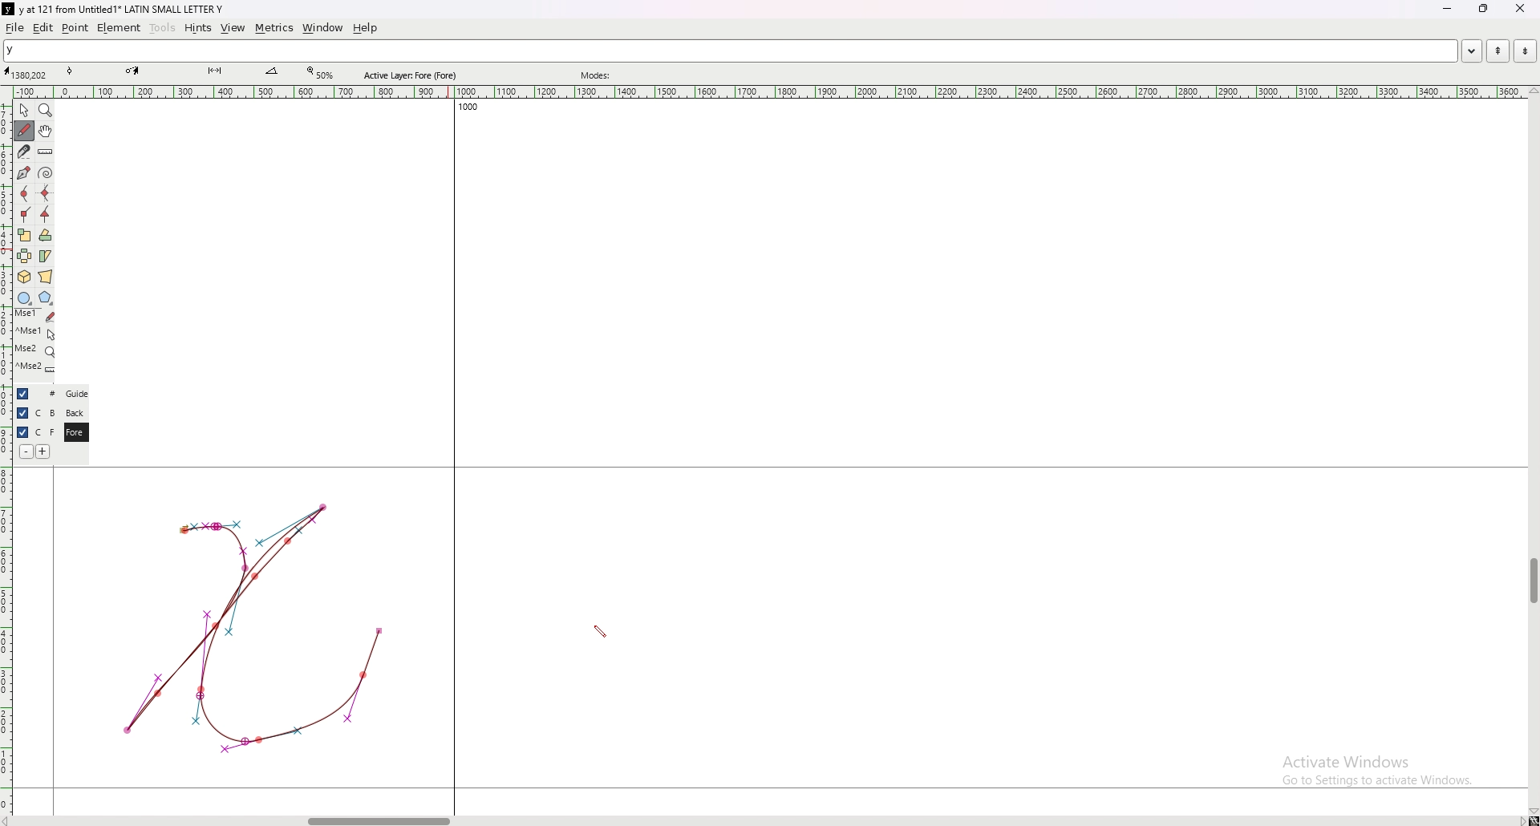 This screenshot has height=826, width=1540. I want to click on edit, so click(43, 28).